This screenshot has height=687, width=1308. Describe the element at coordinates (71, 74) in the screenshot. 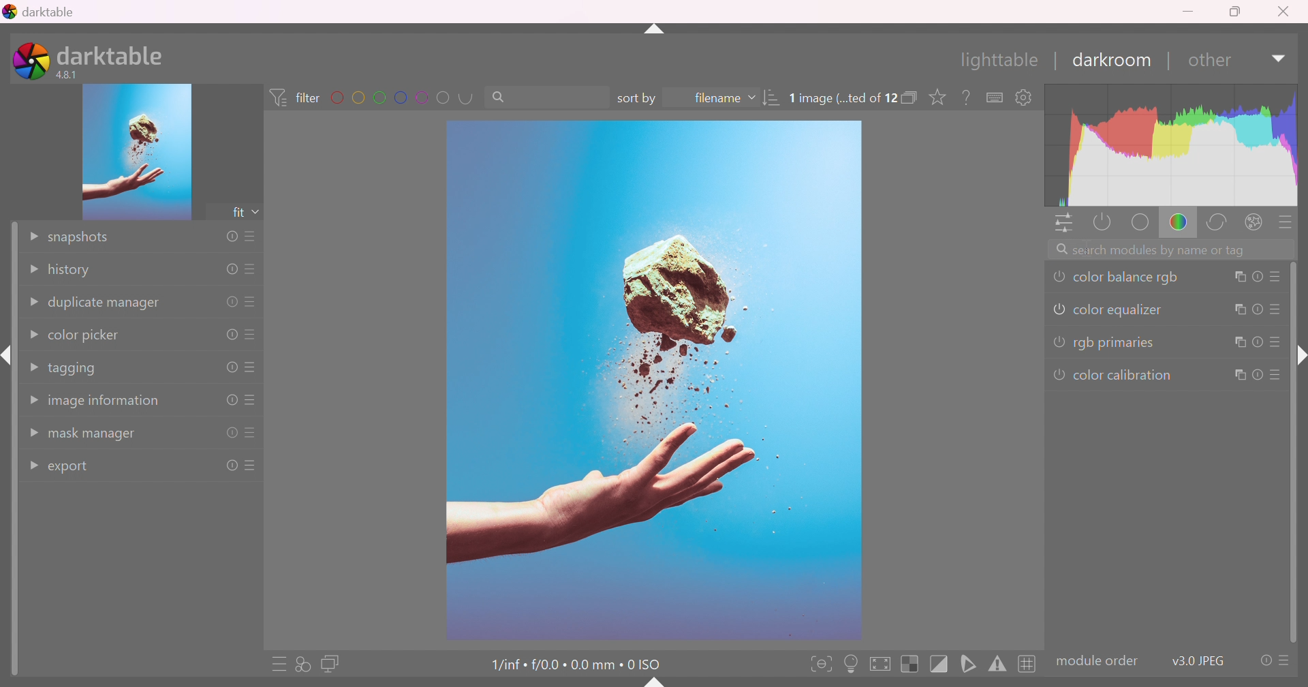

I see `4.8.1` at that location.